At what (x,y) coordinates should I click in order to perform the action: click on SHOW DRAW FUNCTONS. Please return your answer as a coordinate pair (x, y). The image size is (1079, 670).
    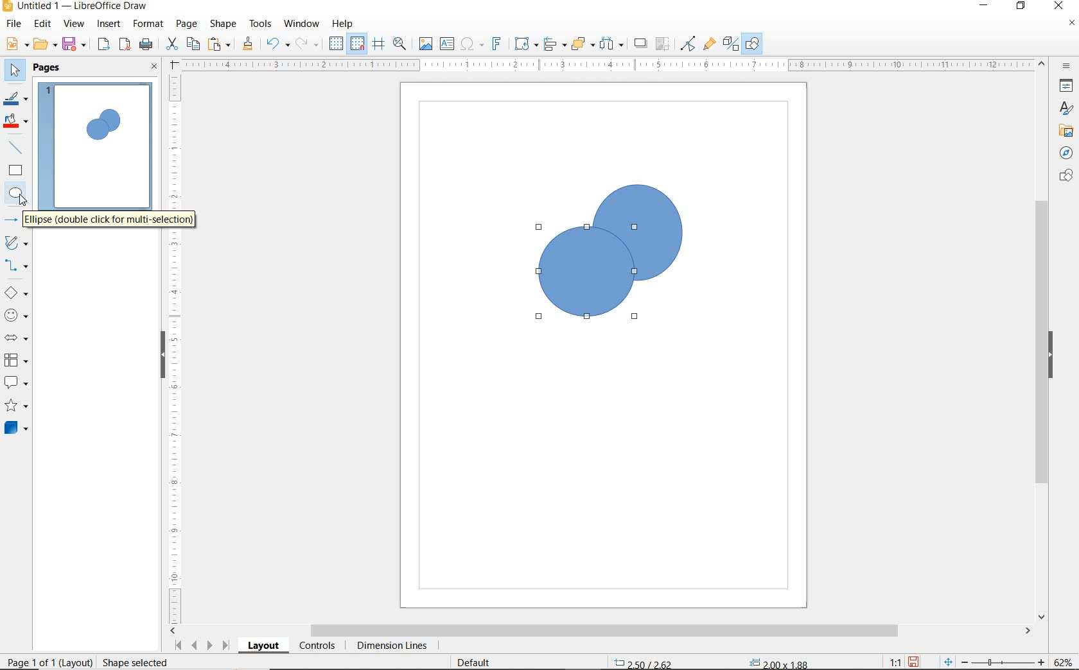
    Looking at the image, I should click on (752, 44).